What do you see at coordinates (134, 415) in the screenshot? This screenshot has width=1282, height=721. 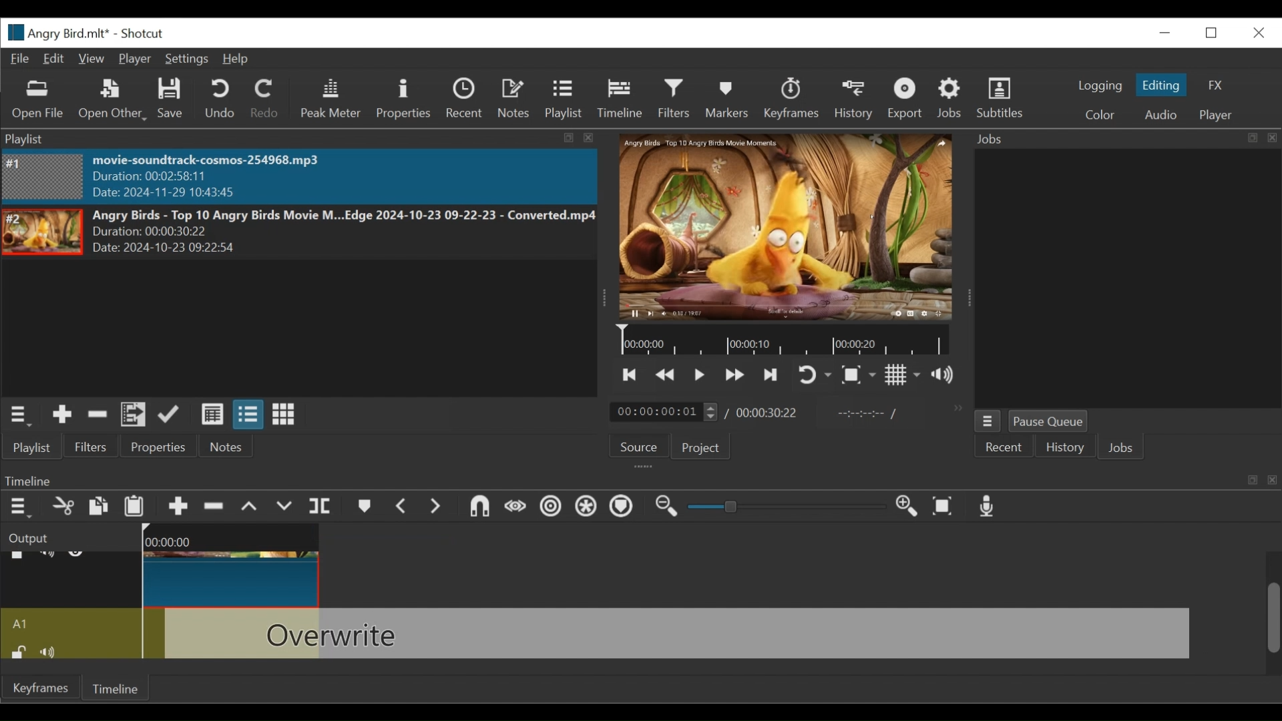 I see `Add files to the playlist` at bounding box center [134, 415].